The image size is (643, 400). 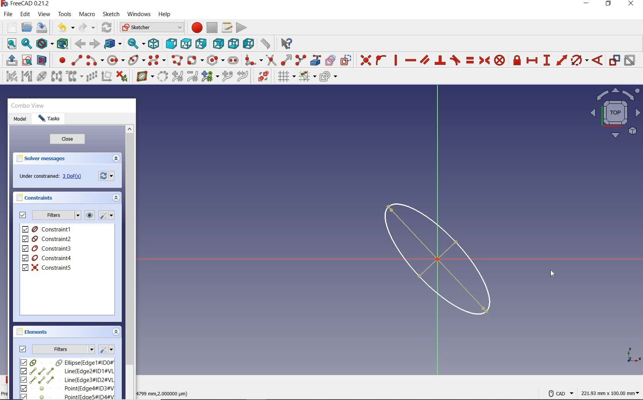 I want to click on macro recording, so click(x=194, y=27).